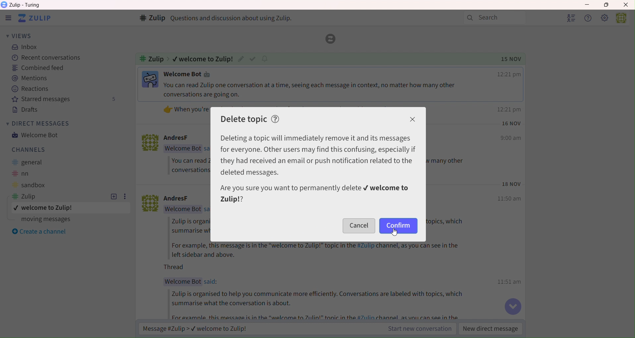 This screenshot has width=635, height=338. Describe the element at coordinates (320, 90) in the screenshot. I see `Text` at that location.